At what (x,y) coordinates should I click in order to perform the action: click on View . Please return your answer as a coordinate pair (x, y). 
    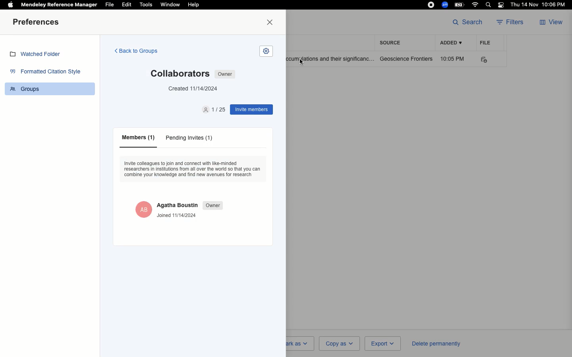
    Looking at the image, I should click on (552, 23).